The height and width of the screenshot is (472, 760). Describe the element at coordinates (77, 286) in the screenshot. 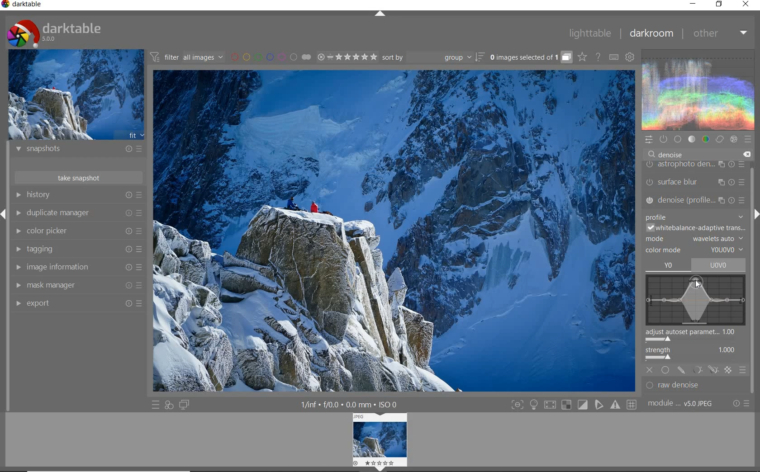

I see `mask manager` at that location.